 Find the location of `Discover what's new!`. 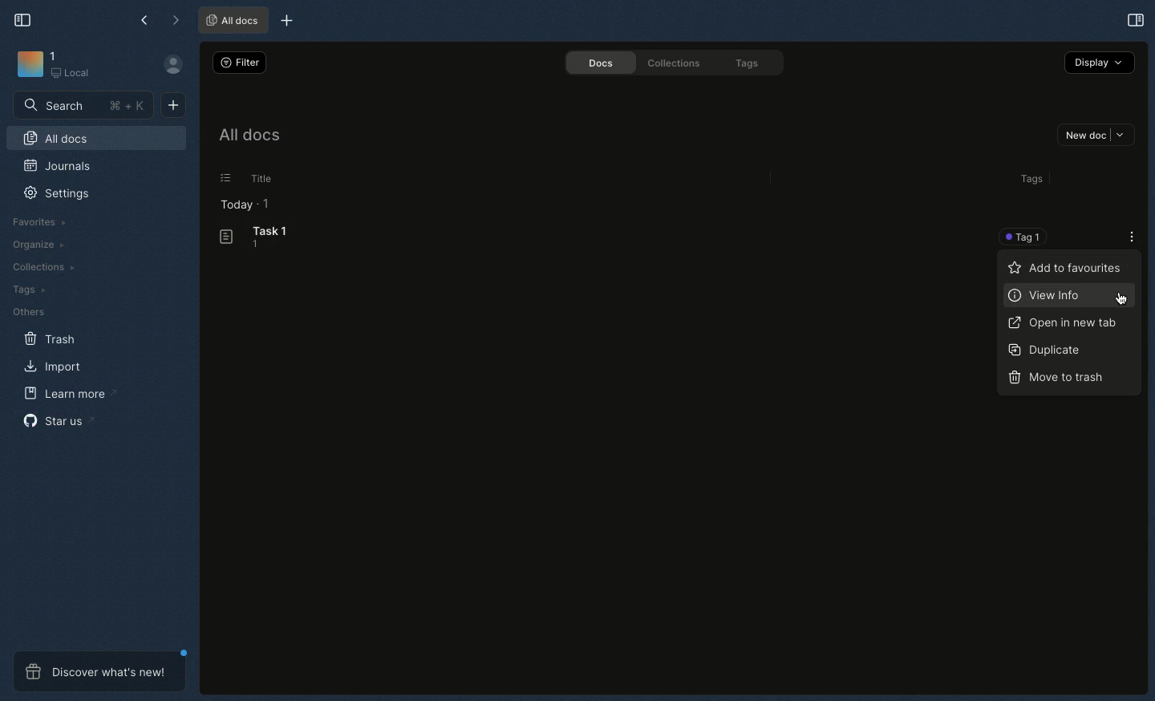

Discover what's new! is located at coordinates (100, 671).